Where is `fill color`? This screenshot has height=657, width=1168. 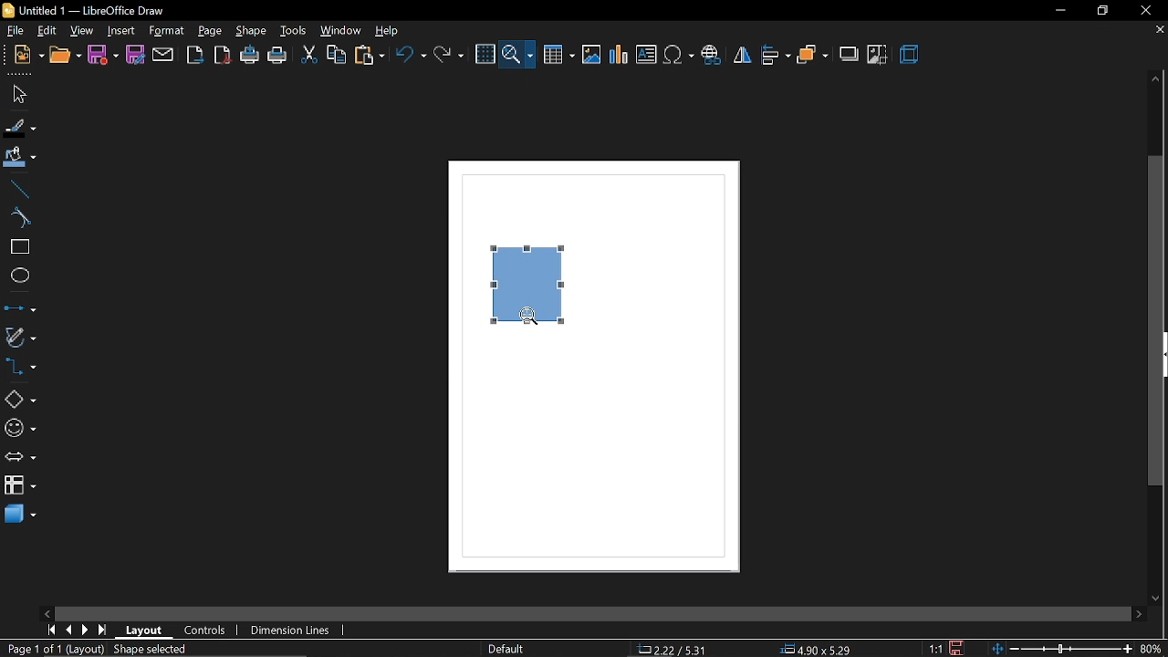
fill color is located at coordinates (19, 156).